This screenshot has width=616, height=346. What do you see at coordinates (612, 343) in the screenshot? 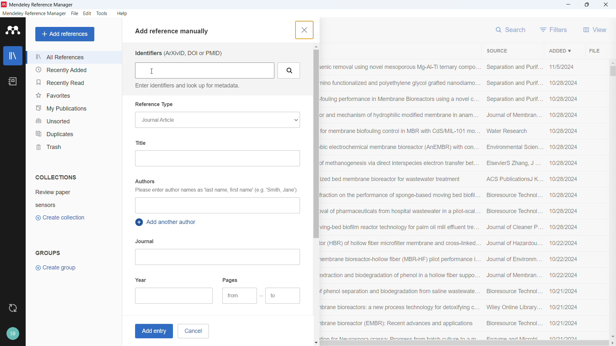
I see `Scroll right ` at bounding box center [612, 343].